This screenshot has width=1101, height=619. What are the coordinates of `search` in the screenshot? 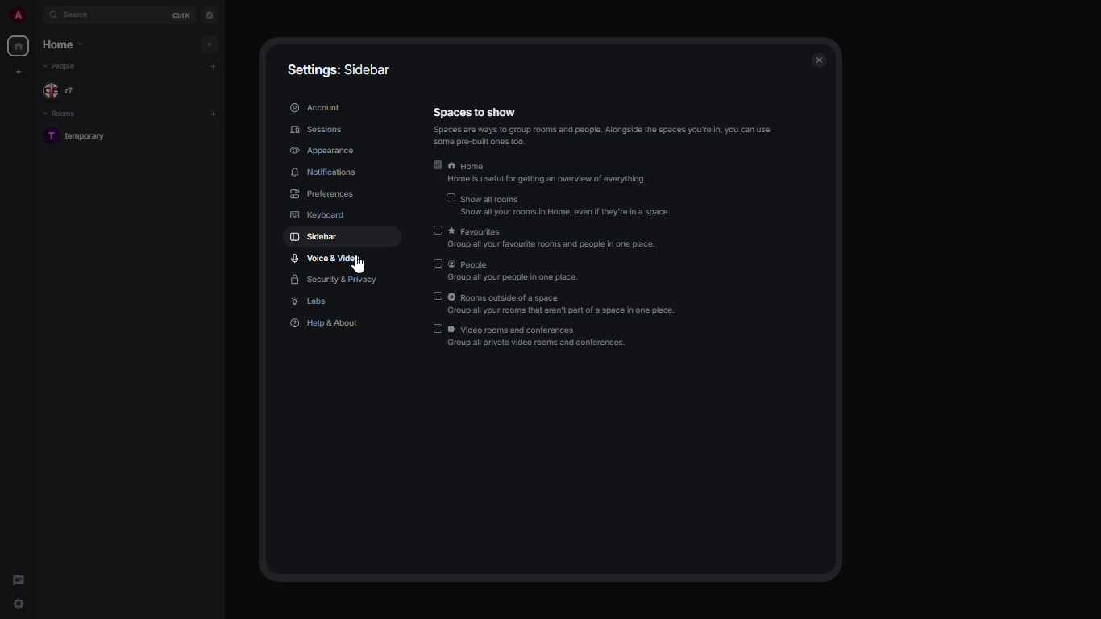 It's located at (83, 15).